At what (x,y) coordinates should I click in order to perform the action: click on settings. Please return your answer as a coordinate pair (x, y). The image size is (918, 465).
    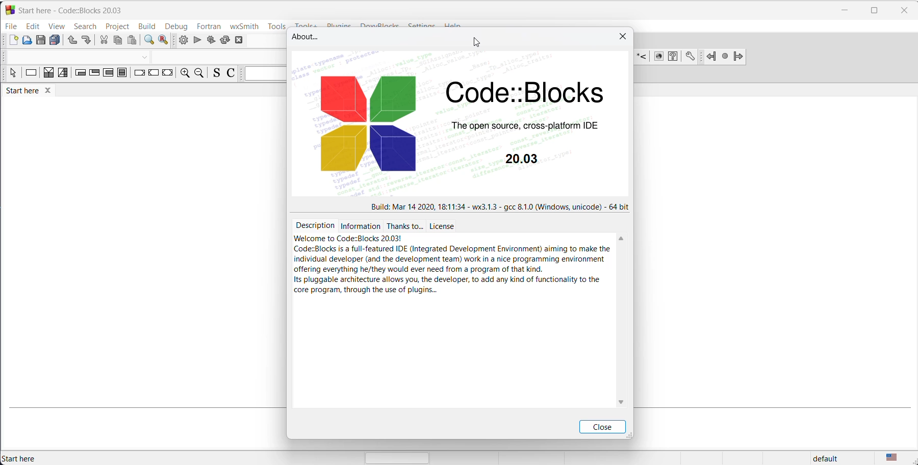
    Looking at the image, I should click on (687, 57).